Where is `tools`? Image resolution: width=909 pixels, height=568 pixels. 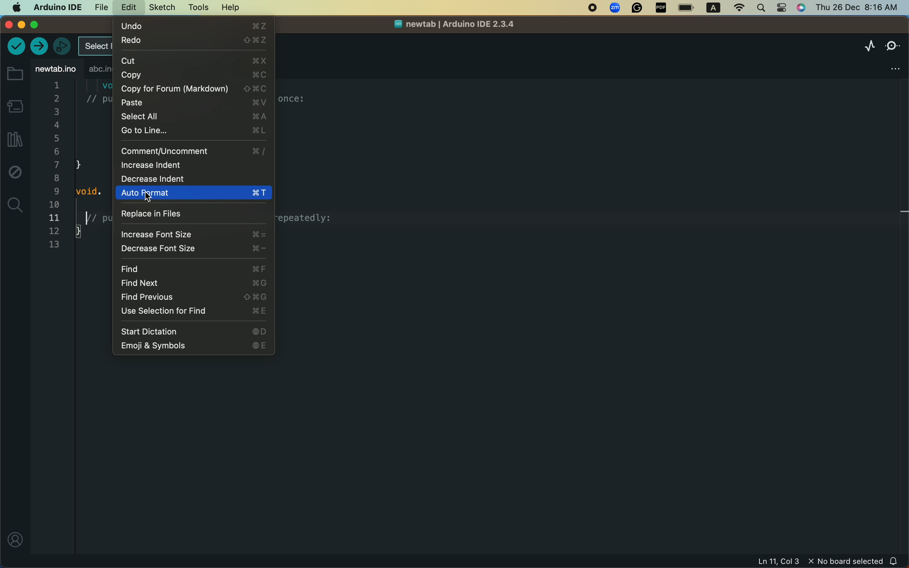 tools is located at coordinates (198, 7).